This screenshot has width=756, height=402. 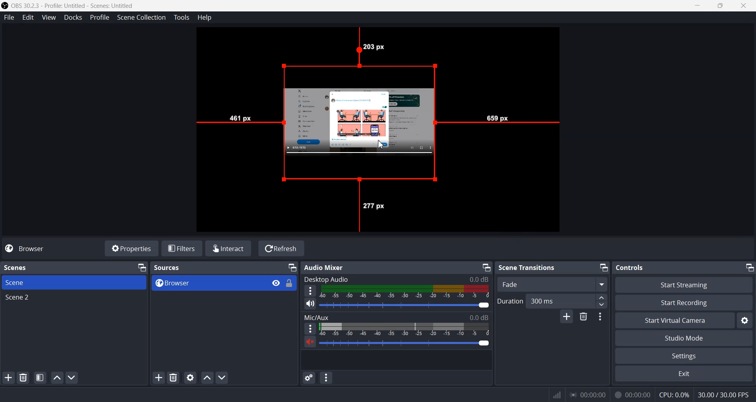 I want to click on Sound volume Adjuster, so click(x=405, y=305).